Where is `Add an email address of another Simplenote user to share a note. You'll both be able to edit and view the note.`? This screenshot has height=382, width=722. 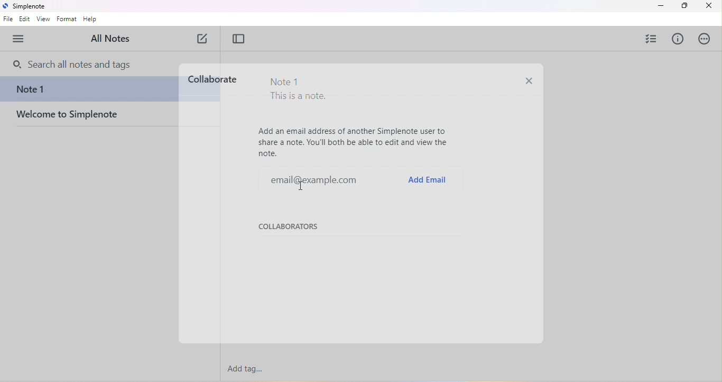 Add an email address of another Simplenote user to share a note. You'll both be able to edit and view the note. is located at coordinates (354, 142).